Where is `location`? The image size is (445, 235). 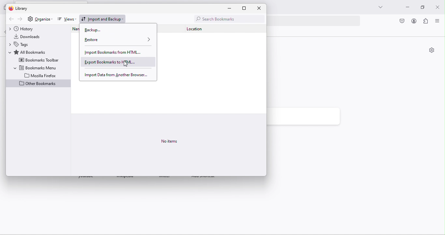
location is located at coordinates (199, 28).